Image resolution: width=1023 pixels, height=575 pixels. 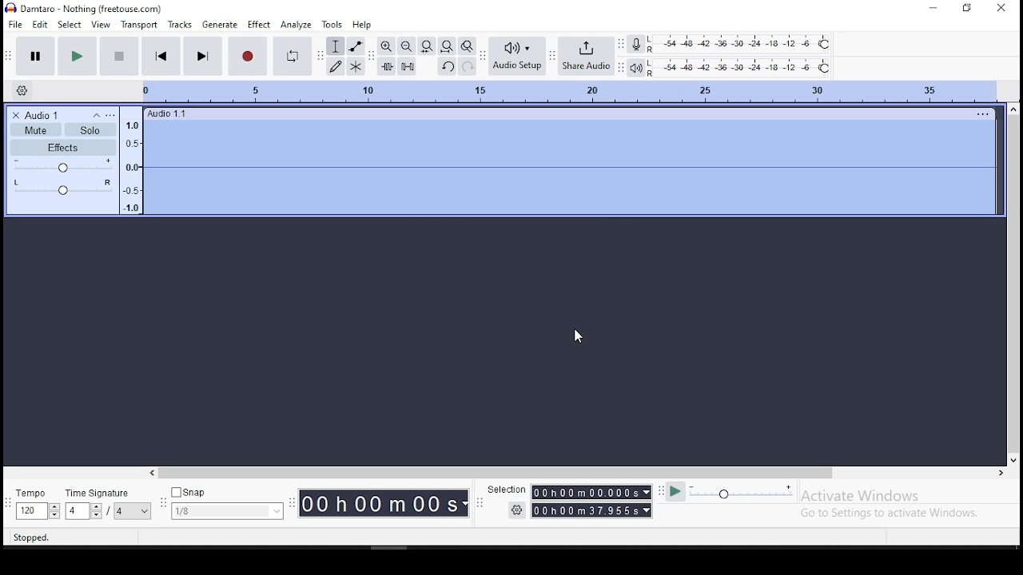 What do you see at coordinates (103, 114) in the screenshot?
I see `Settings` at bounding box center [103, 114].